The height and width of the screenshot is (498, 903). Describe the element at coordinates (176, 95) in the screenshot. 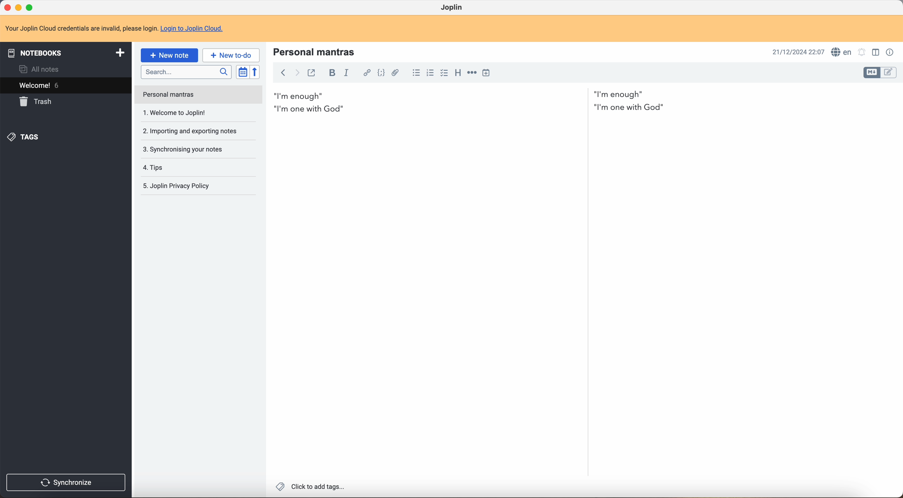

I see `welcome to Joplin` at that location.